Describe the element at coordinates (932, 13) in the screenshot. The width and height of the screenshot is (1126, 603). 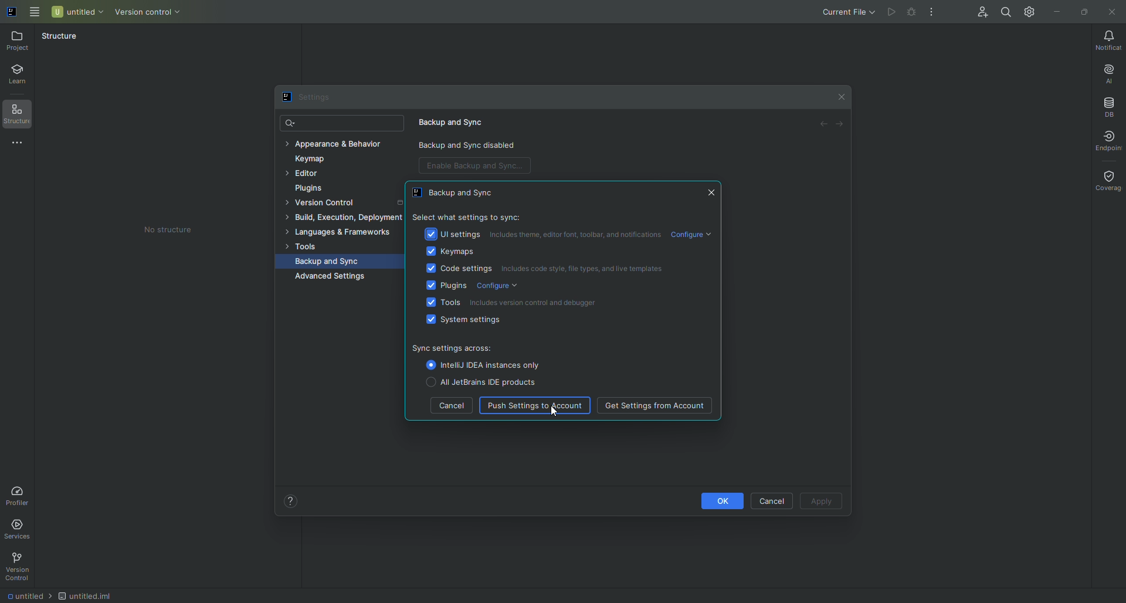
I see `More Actions` at that location.